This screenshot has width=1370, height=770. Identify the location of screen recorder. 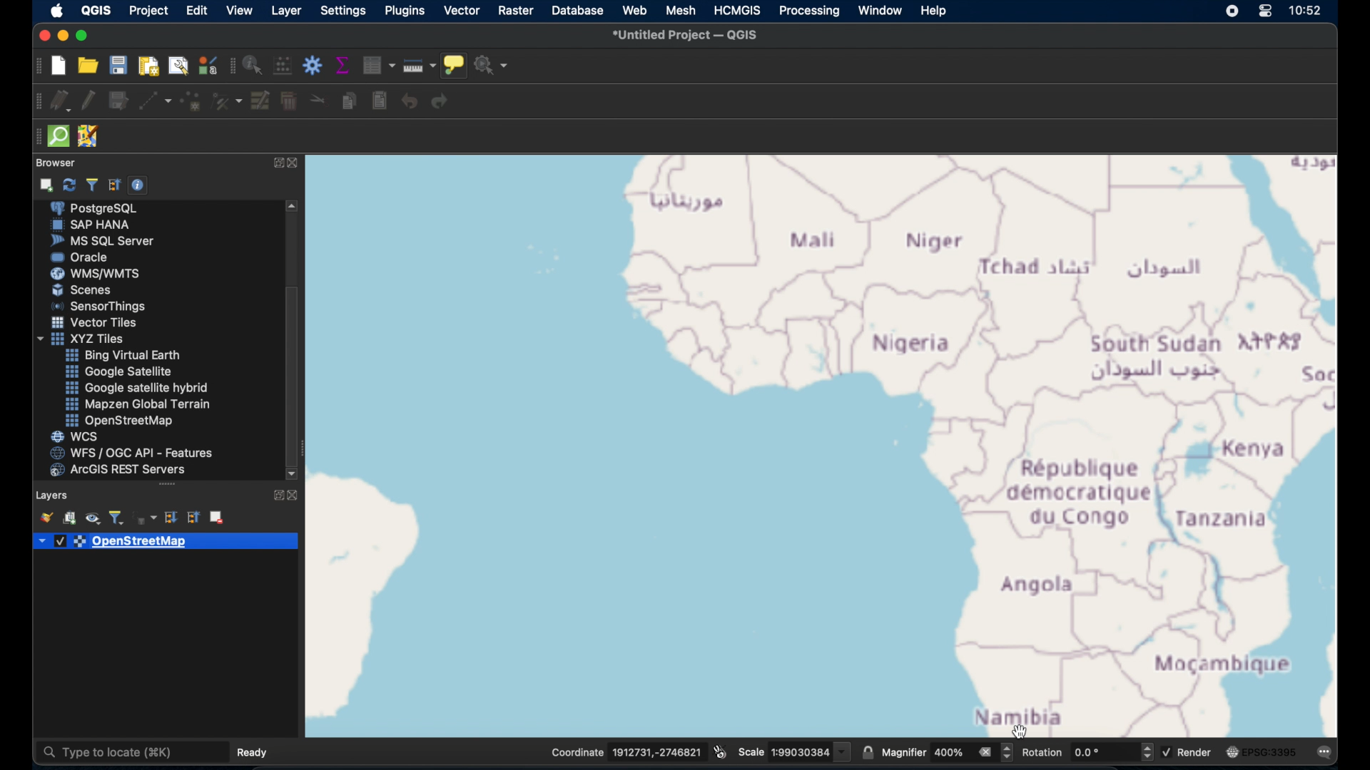
(1226, 12).